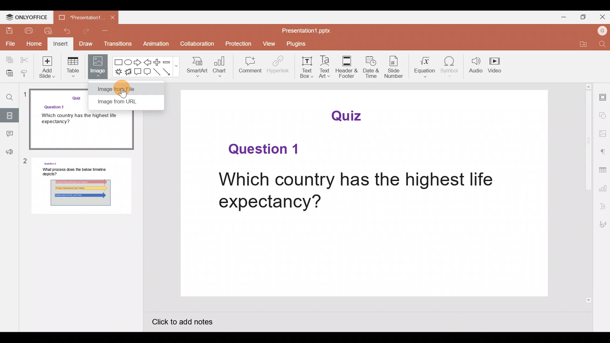  Describe the element at coordinates (117, 62) in the screenshot. I see `Rectangle` at that location.